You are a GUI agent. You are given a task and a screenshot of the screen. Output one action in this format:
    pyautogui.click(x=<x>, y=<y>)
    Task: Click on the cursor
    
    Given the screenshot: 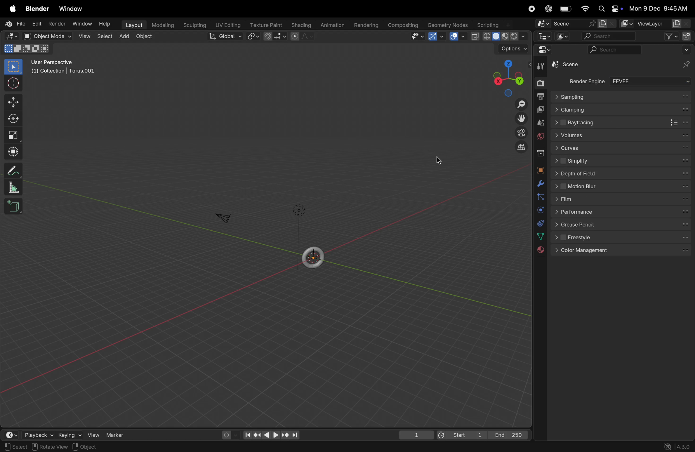 What is the action you would take?
    pyautogui.click(x=440, y=158)
    